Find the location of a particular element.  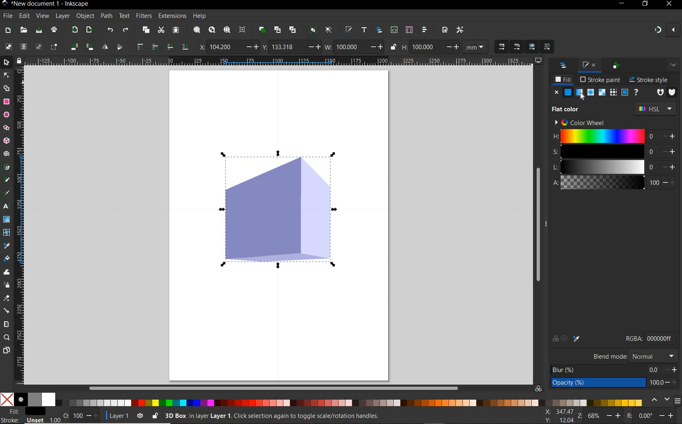

IMPORT is located at coordinates (75, 30).